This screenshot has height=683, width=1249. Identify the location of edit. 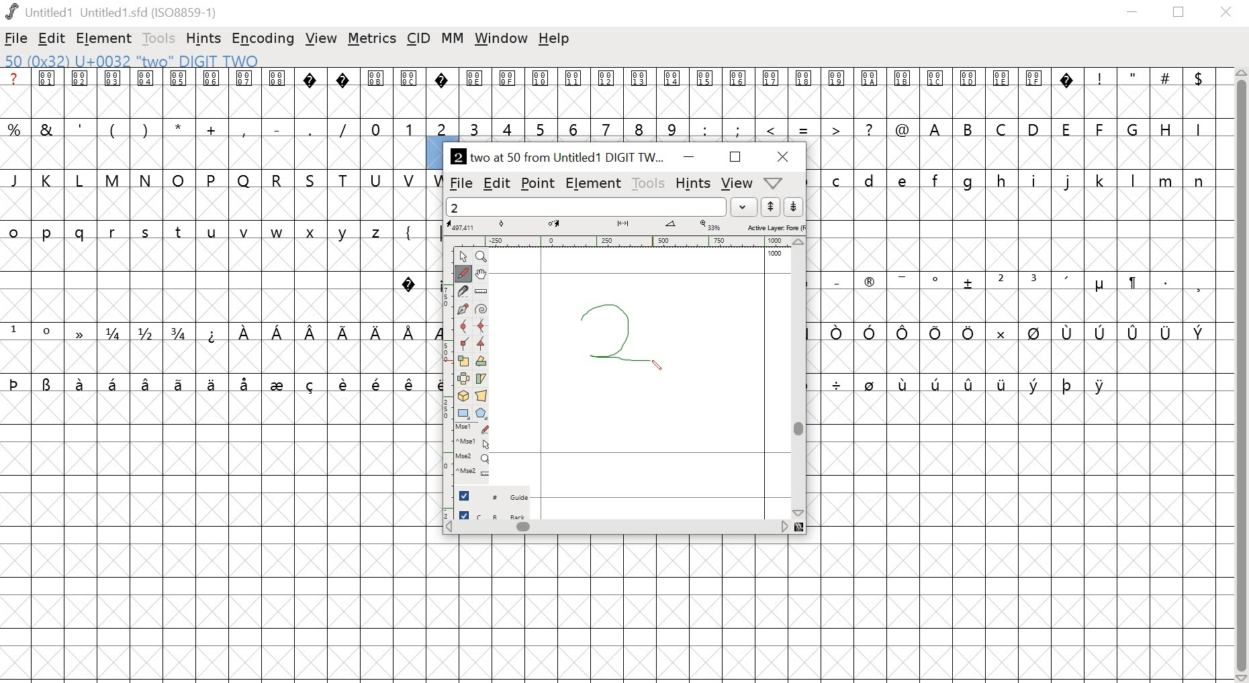
(496, 184).